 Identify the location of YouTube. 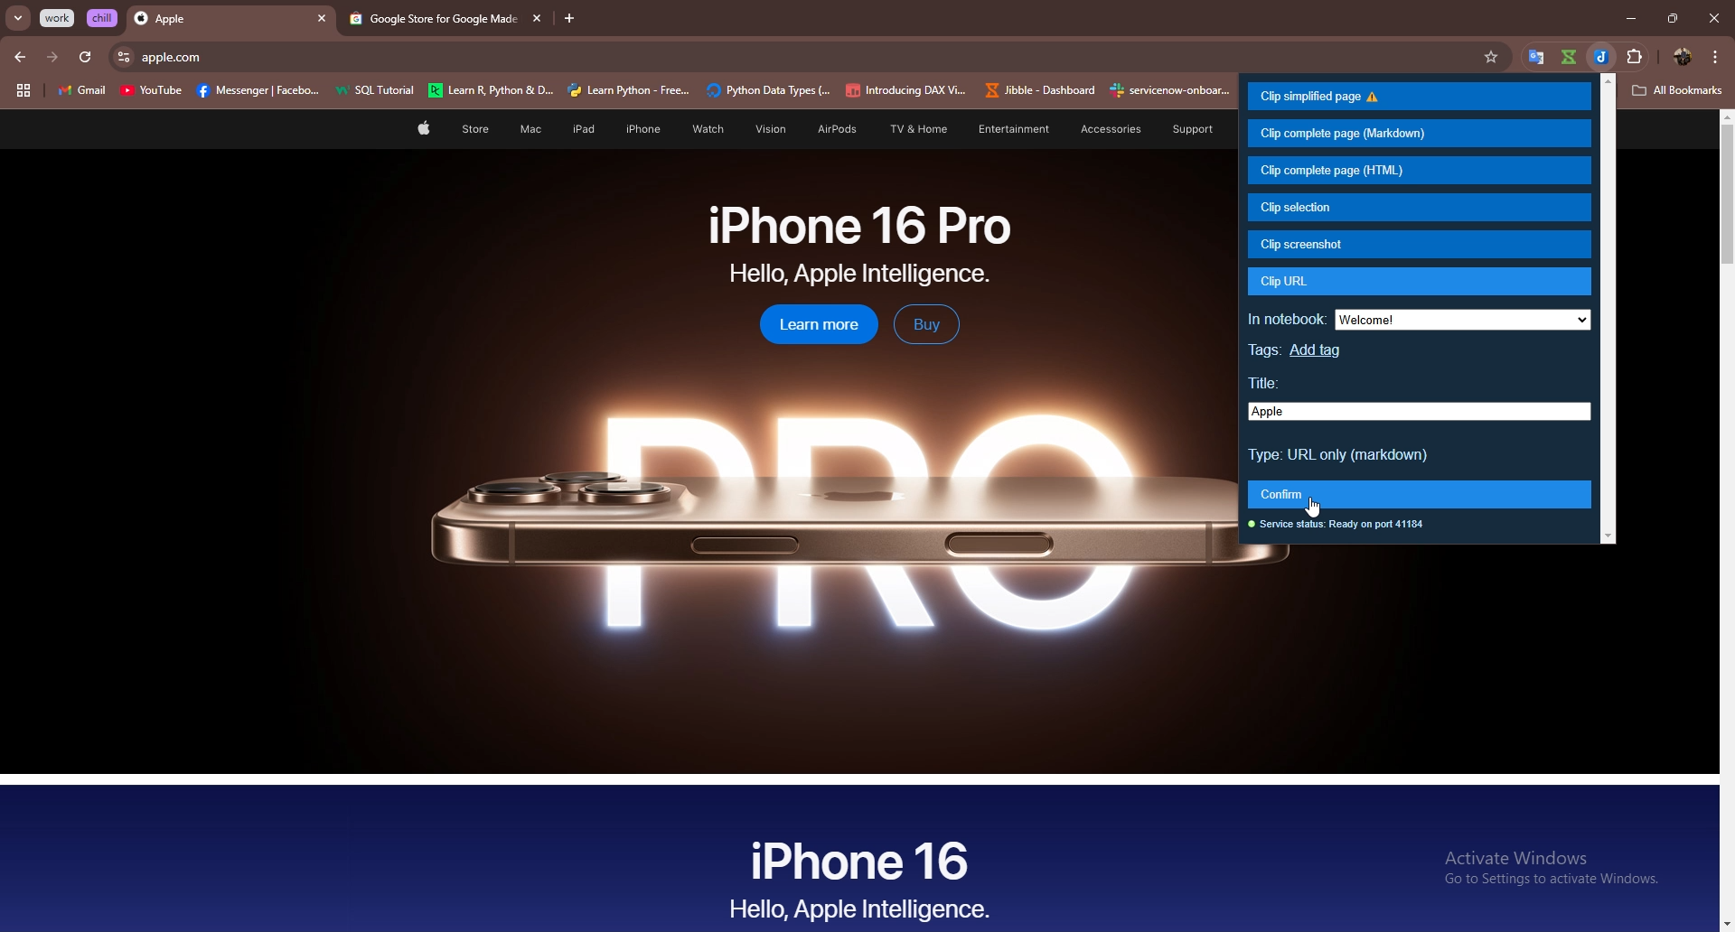
(151, 93).